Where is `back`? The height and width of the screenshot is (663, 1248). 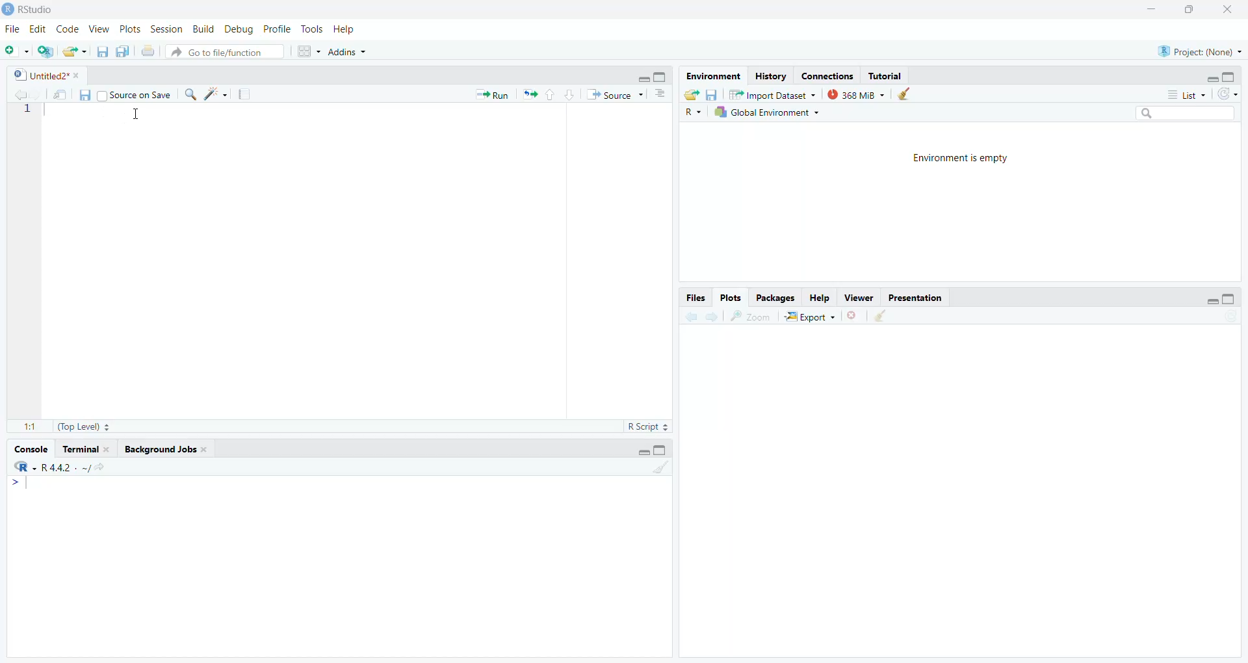
back is located at coordinates (21, 95).